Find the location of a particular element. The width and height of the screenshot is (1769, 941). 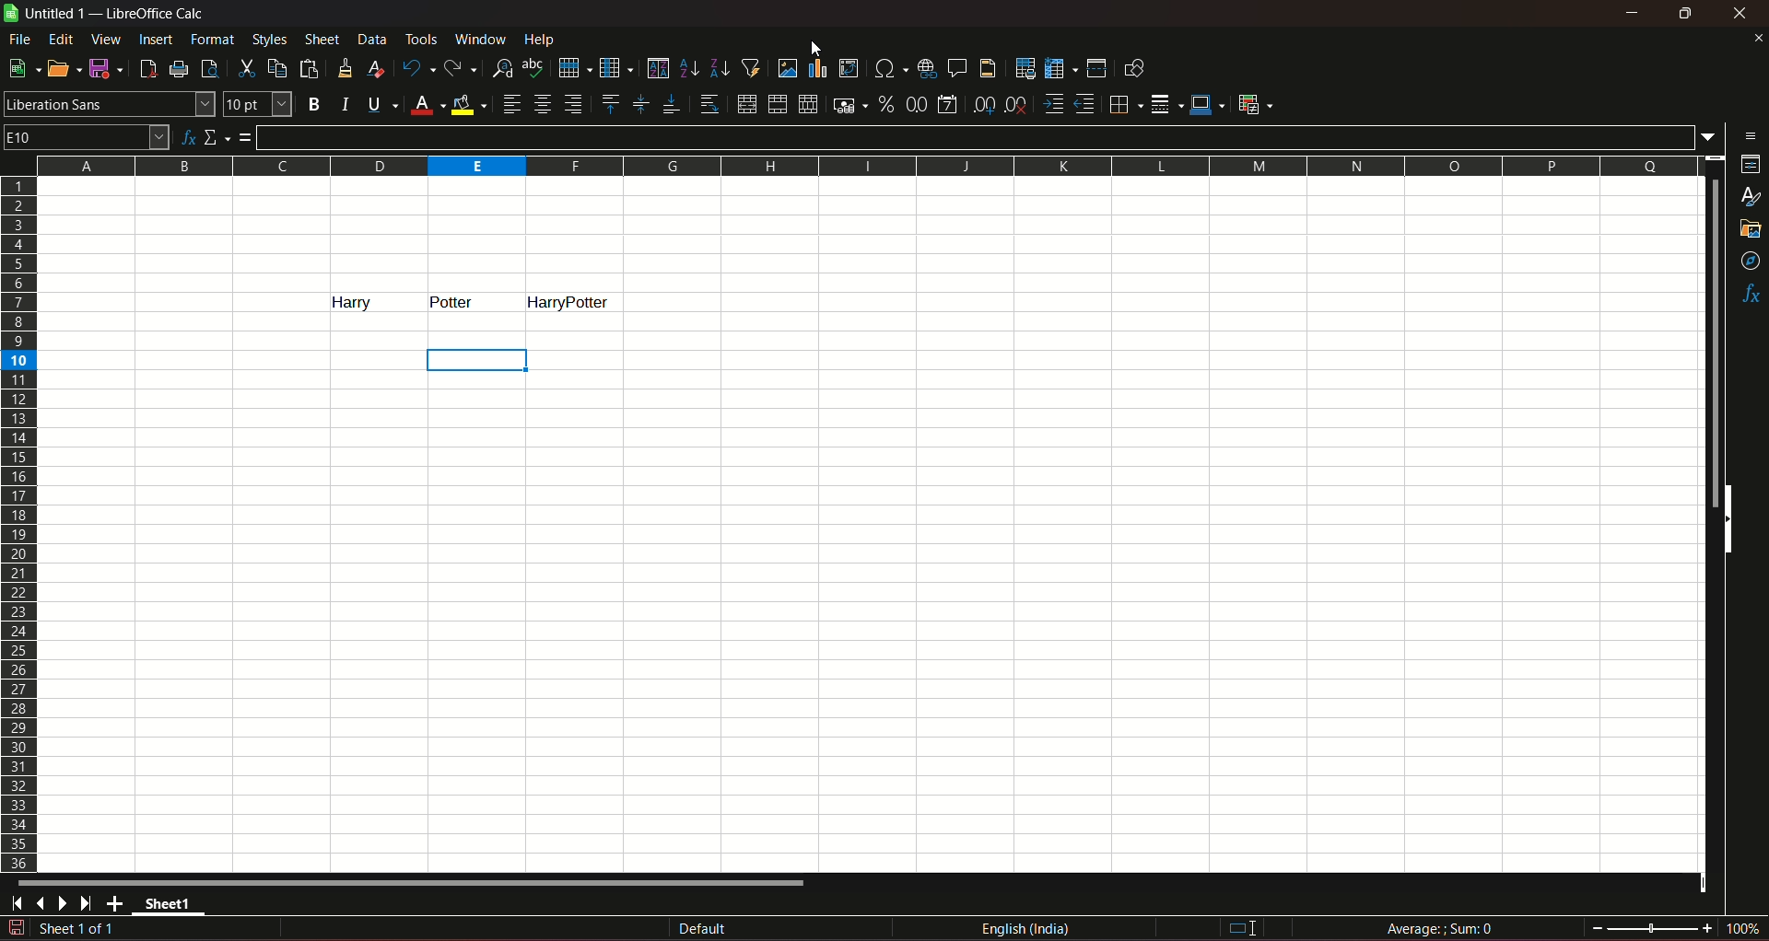

align right is located at coordinates (576, 104).